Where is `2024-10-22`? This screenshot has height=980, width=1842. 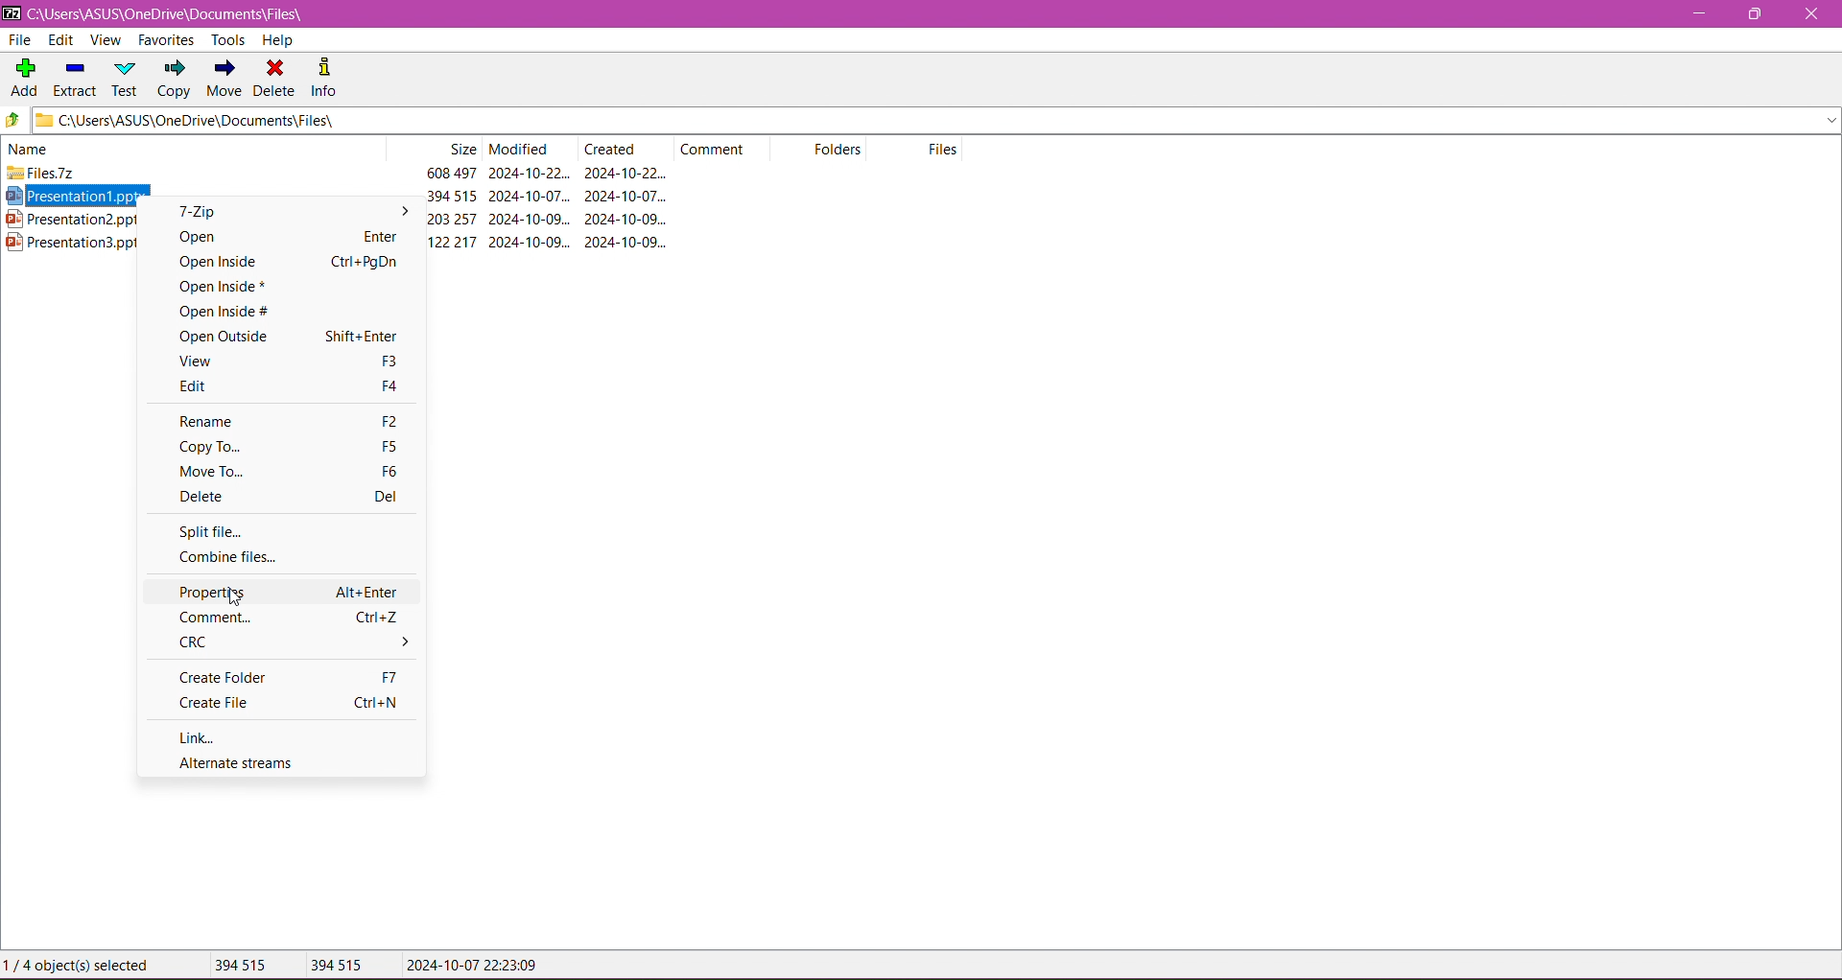
2024-10-22 is located at coordinates (530, 173).